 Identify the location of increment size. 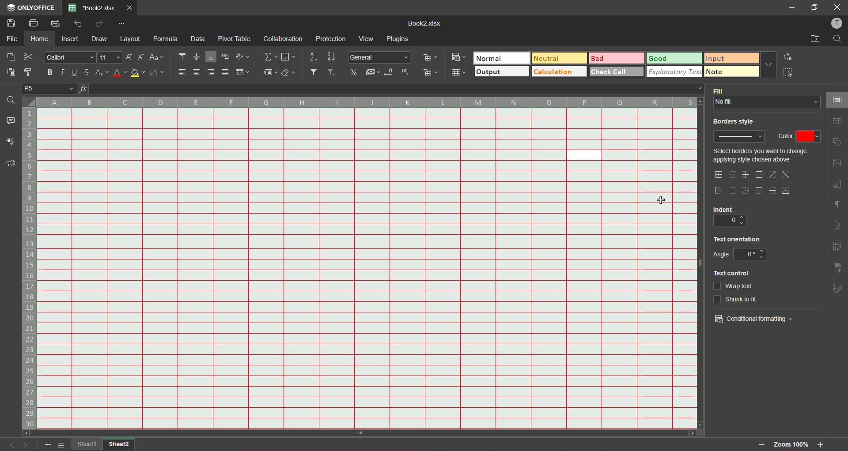
(130, 58).